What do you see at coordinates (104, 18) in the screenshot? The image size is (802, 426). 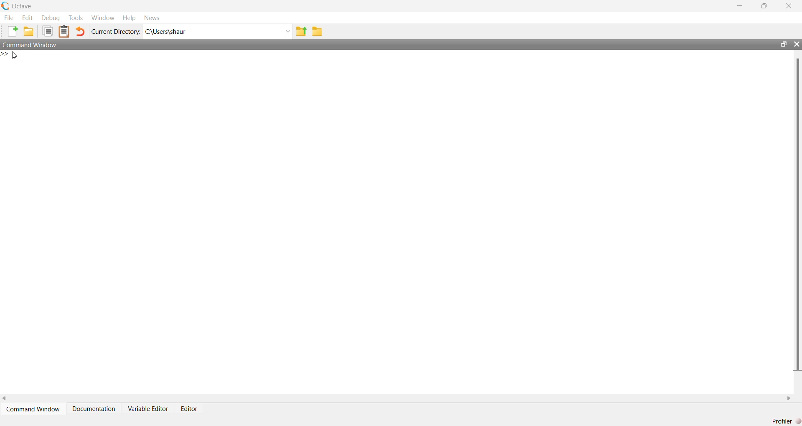 I see `window` at bounding box center [104, 18].